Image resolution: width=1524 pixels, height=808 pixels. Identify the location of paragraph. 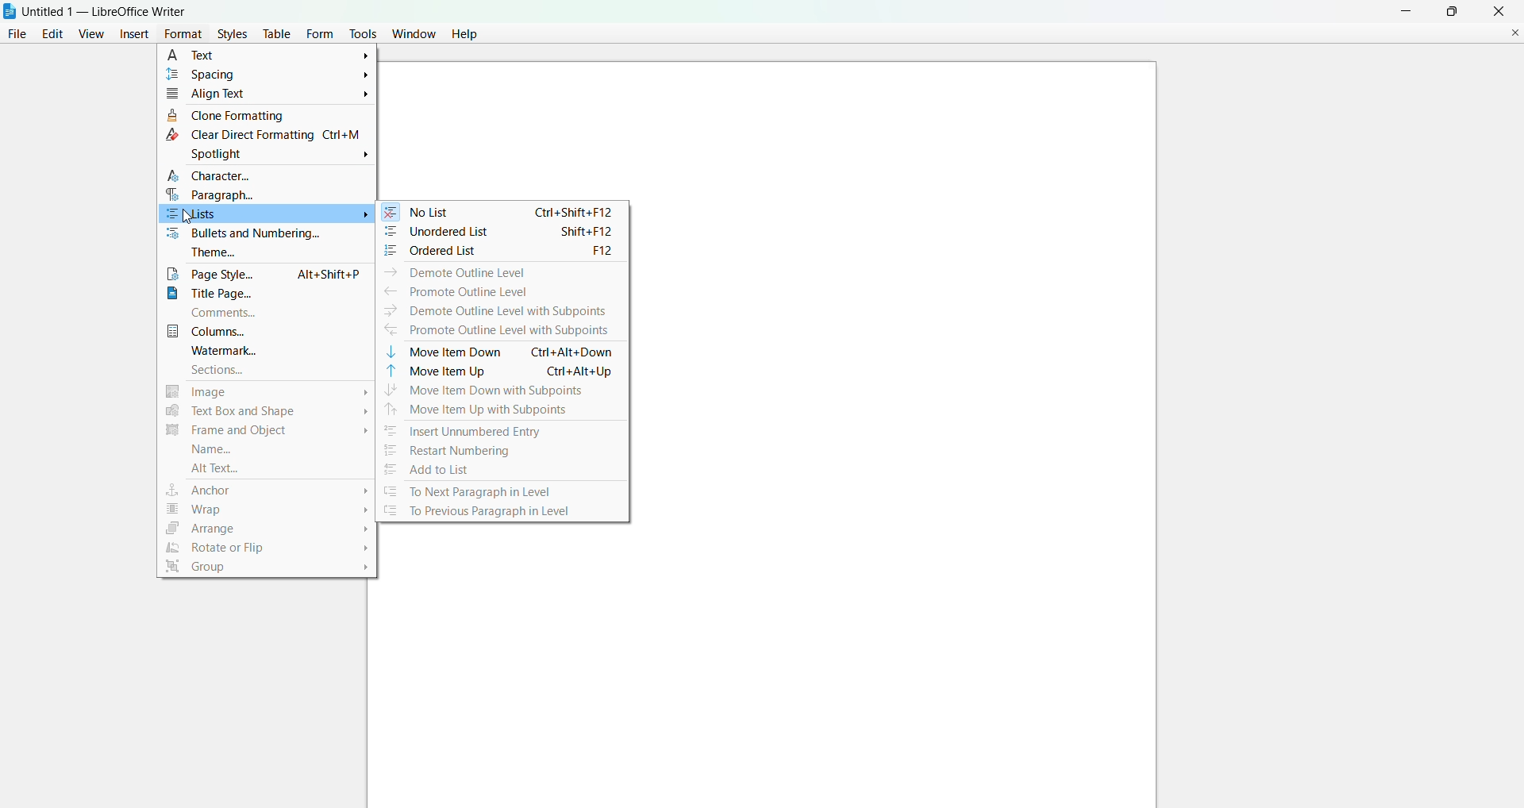
(210, 197).